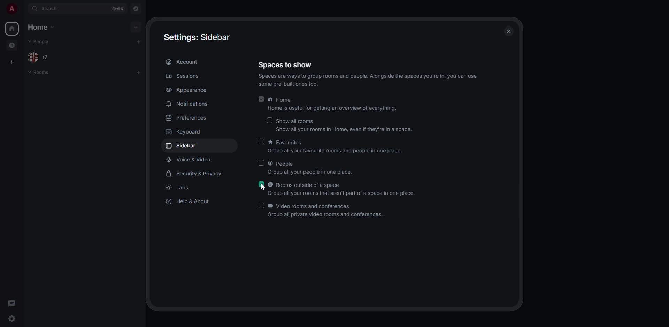  Describe the element at coordinates (13, 303) in the screenshot. I see `threads` at that location.